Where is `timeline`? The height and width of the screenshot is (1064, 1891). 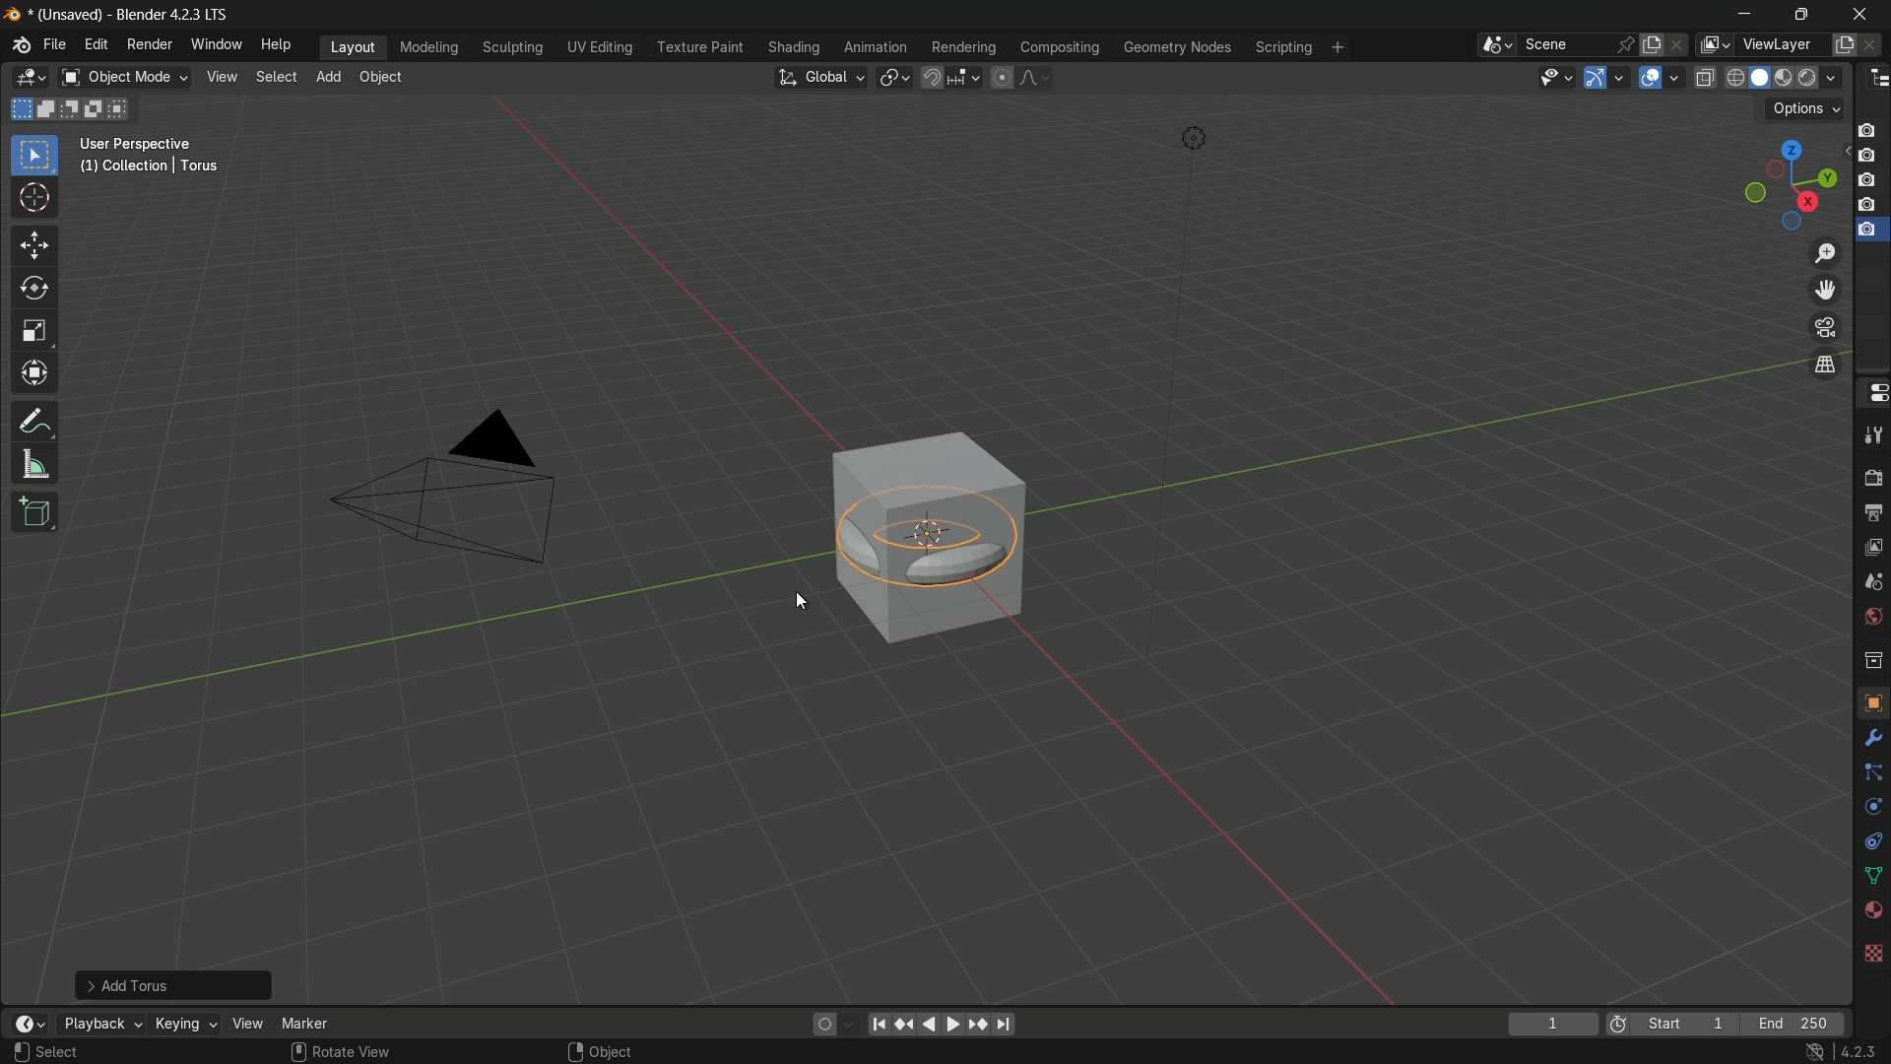 timeline is located at coordinates (30, 1024).